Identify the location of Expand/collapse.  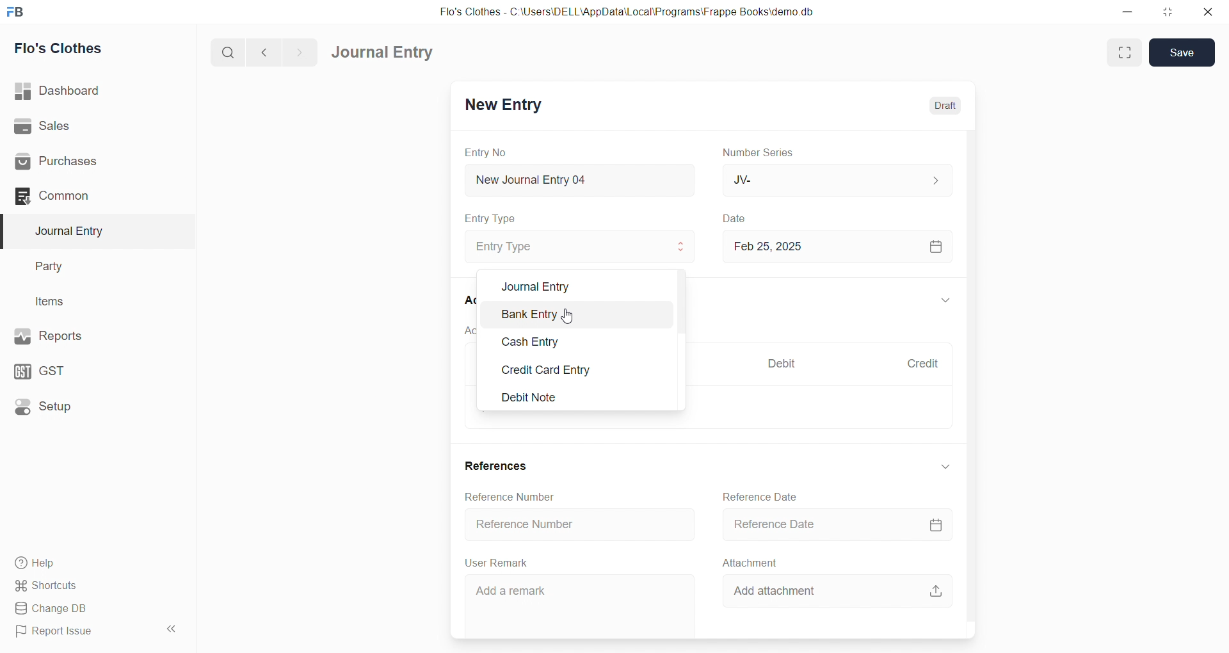
(944, 466).